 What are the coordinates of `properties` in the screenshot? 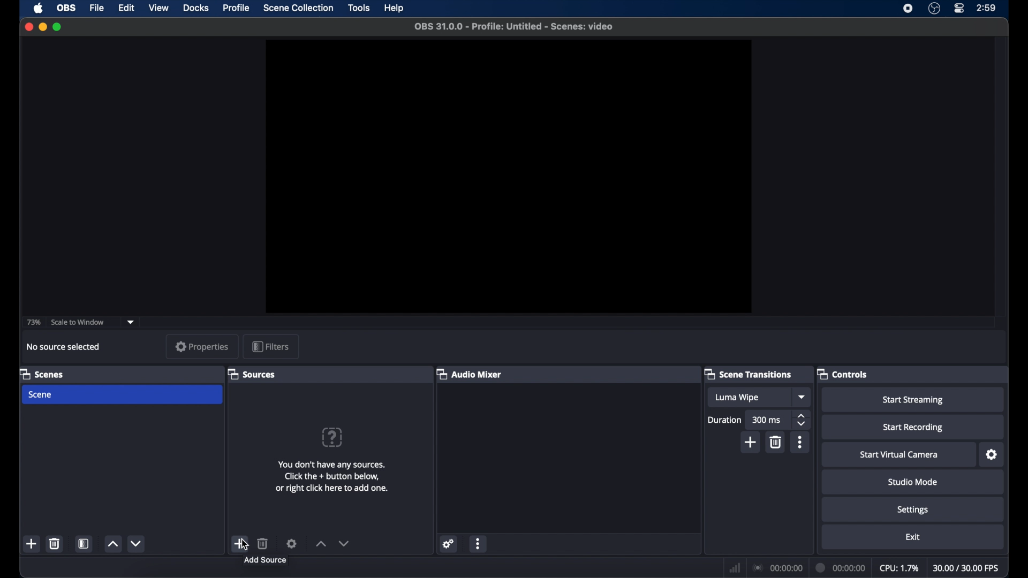 It's located at (202, 346).